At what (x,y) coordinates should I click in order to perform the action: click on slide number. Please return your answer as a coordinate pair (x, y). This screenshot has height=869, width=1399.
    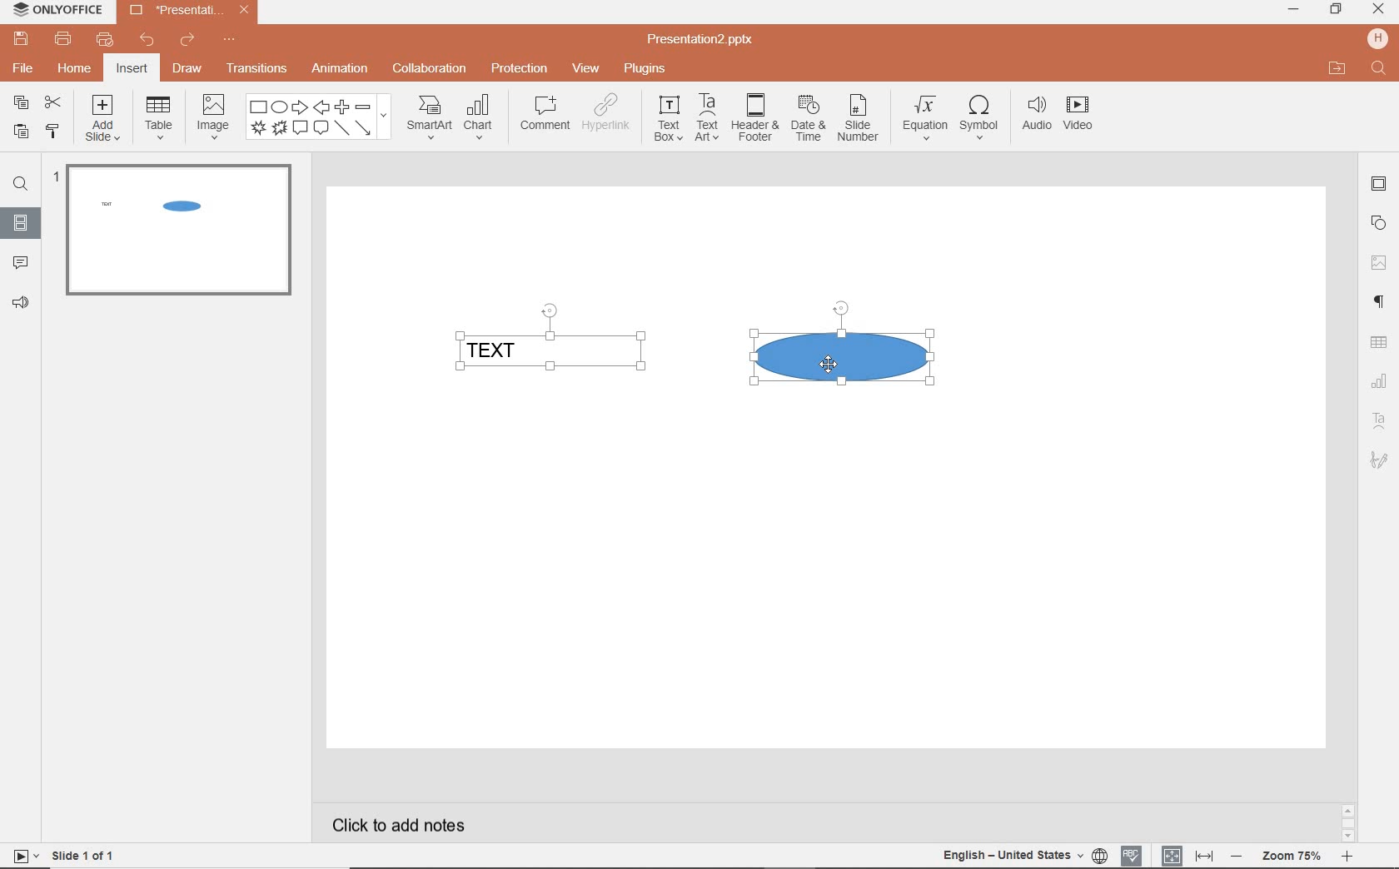
    Looking at the image, I should click on (858, 121).